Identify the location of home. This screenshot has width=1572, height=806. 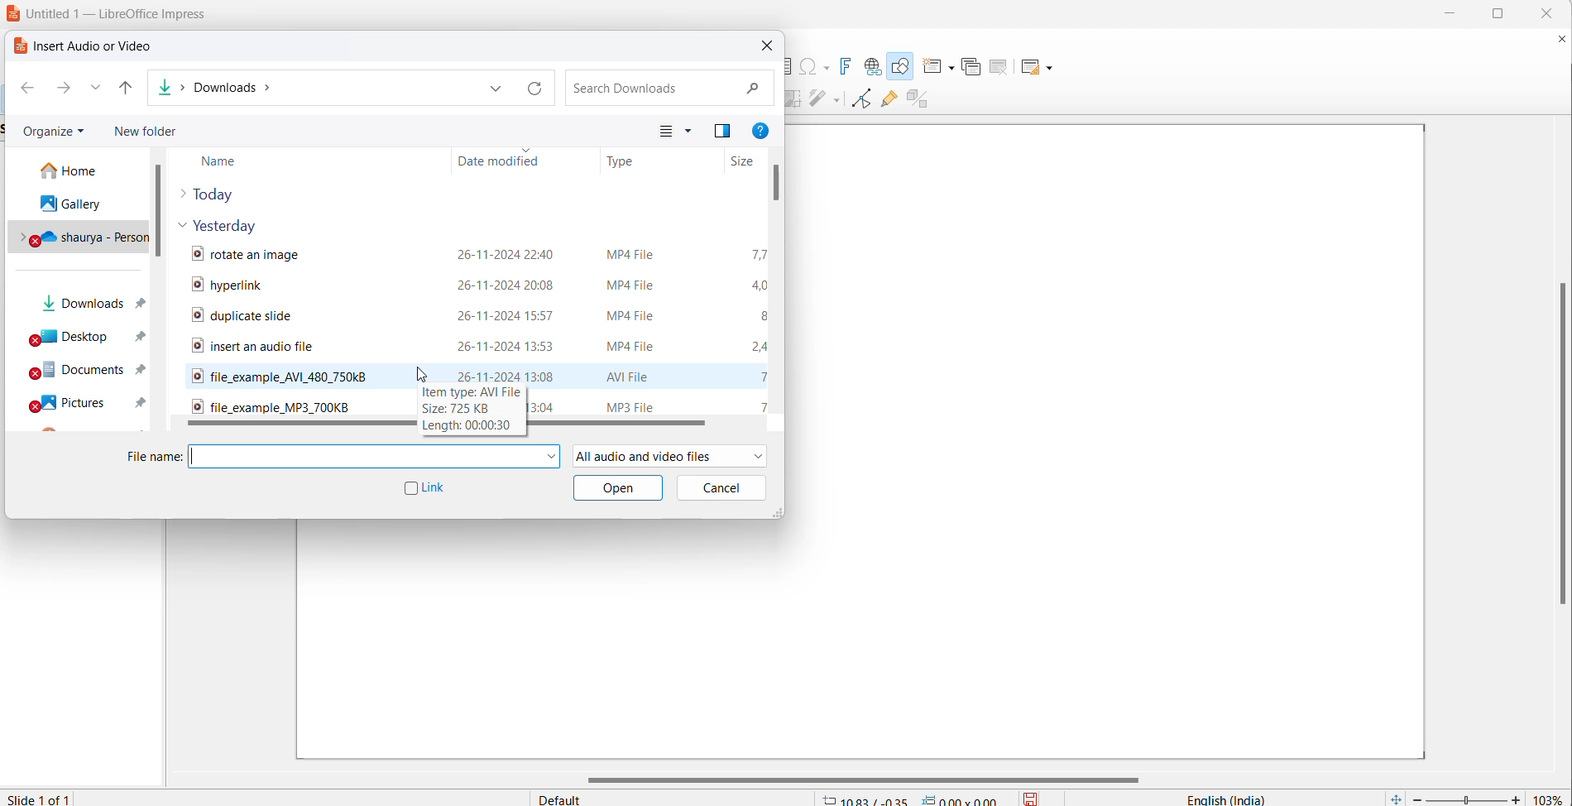
(79, 170).